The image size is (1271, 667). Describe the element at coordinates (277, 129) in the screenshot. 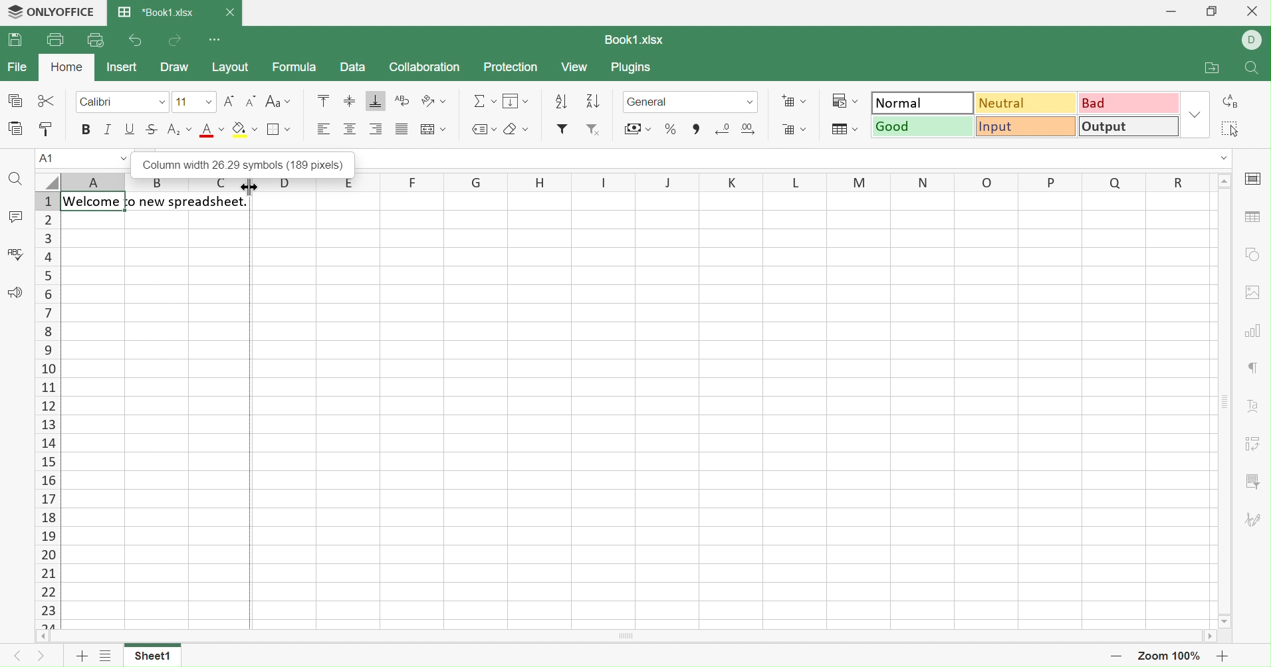

I see `Borders` at that location.